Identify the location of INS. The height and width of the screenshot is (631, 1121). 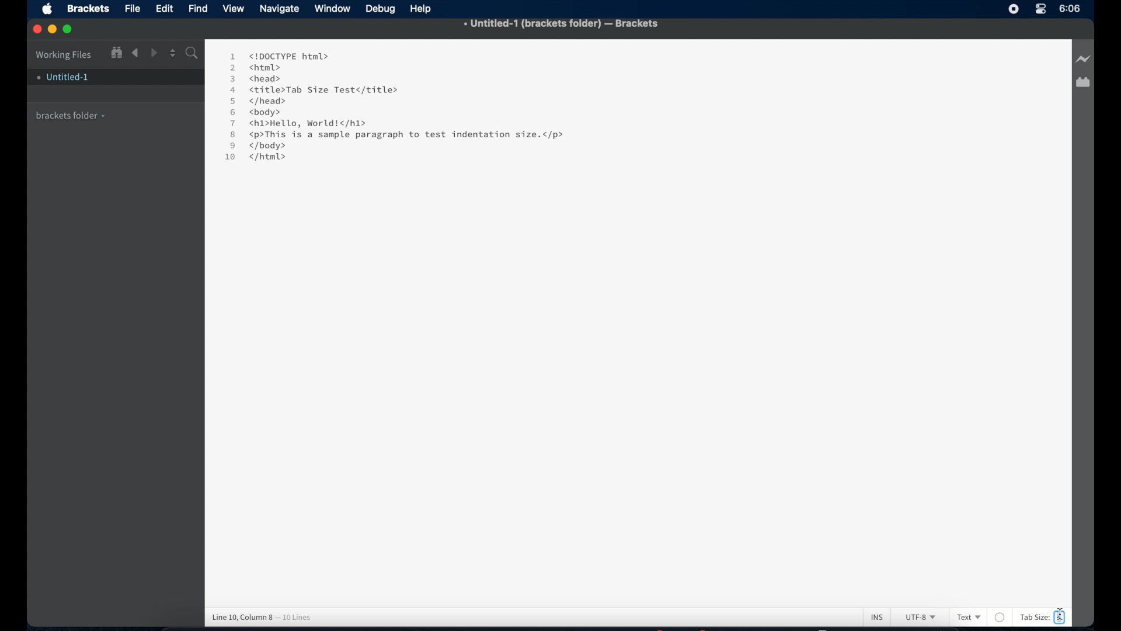
(881, 616).